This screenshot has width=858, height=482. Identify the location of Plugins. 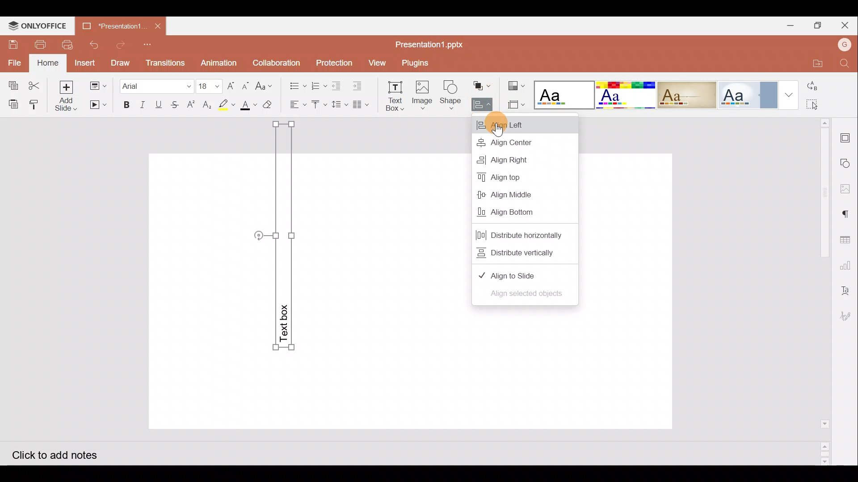
(416, 62).